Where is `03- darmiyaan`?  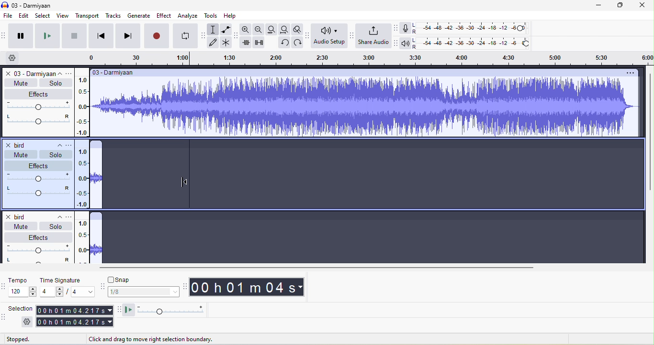
03- darmiyaan is located at coordinates (115, 73).